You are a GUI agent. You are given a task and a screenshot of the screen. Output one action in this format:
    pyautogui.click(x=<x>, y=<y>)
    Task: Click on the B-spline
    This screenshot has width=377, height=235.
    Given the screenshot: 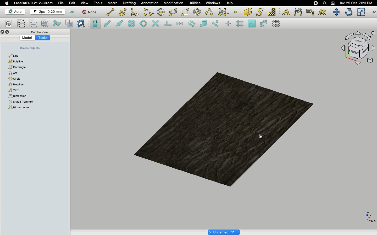 What is the action you would take?
    pyautogui.click(x=209, y=12)
    